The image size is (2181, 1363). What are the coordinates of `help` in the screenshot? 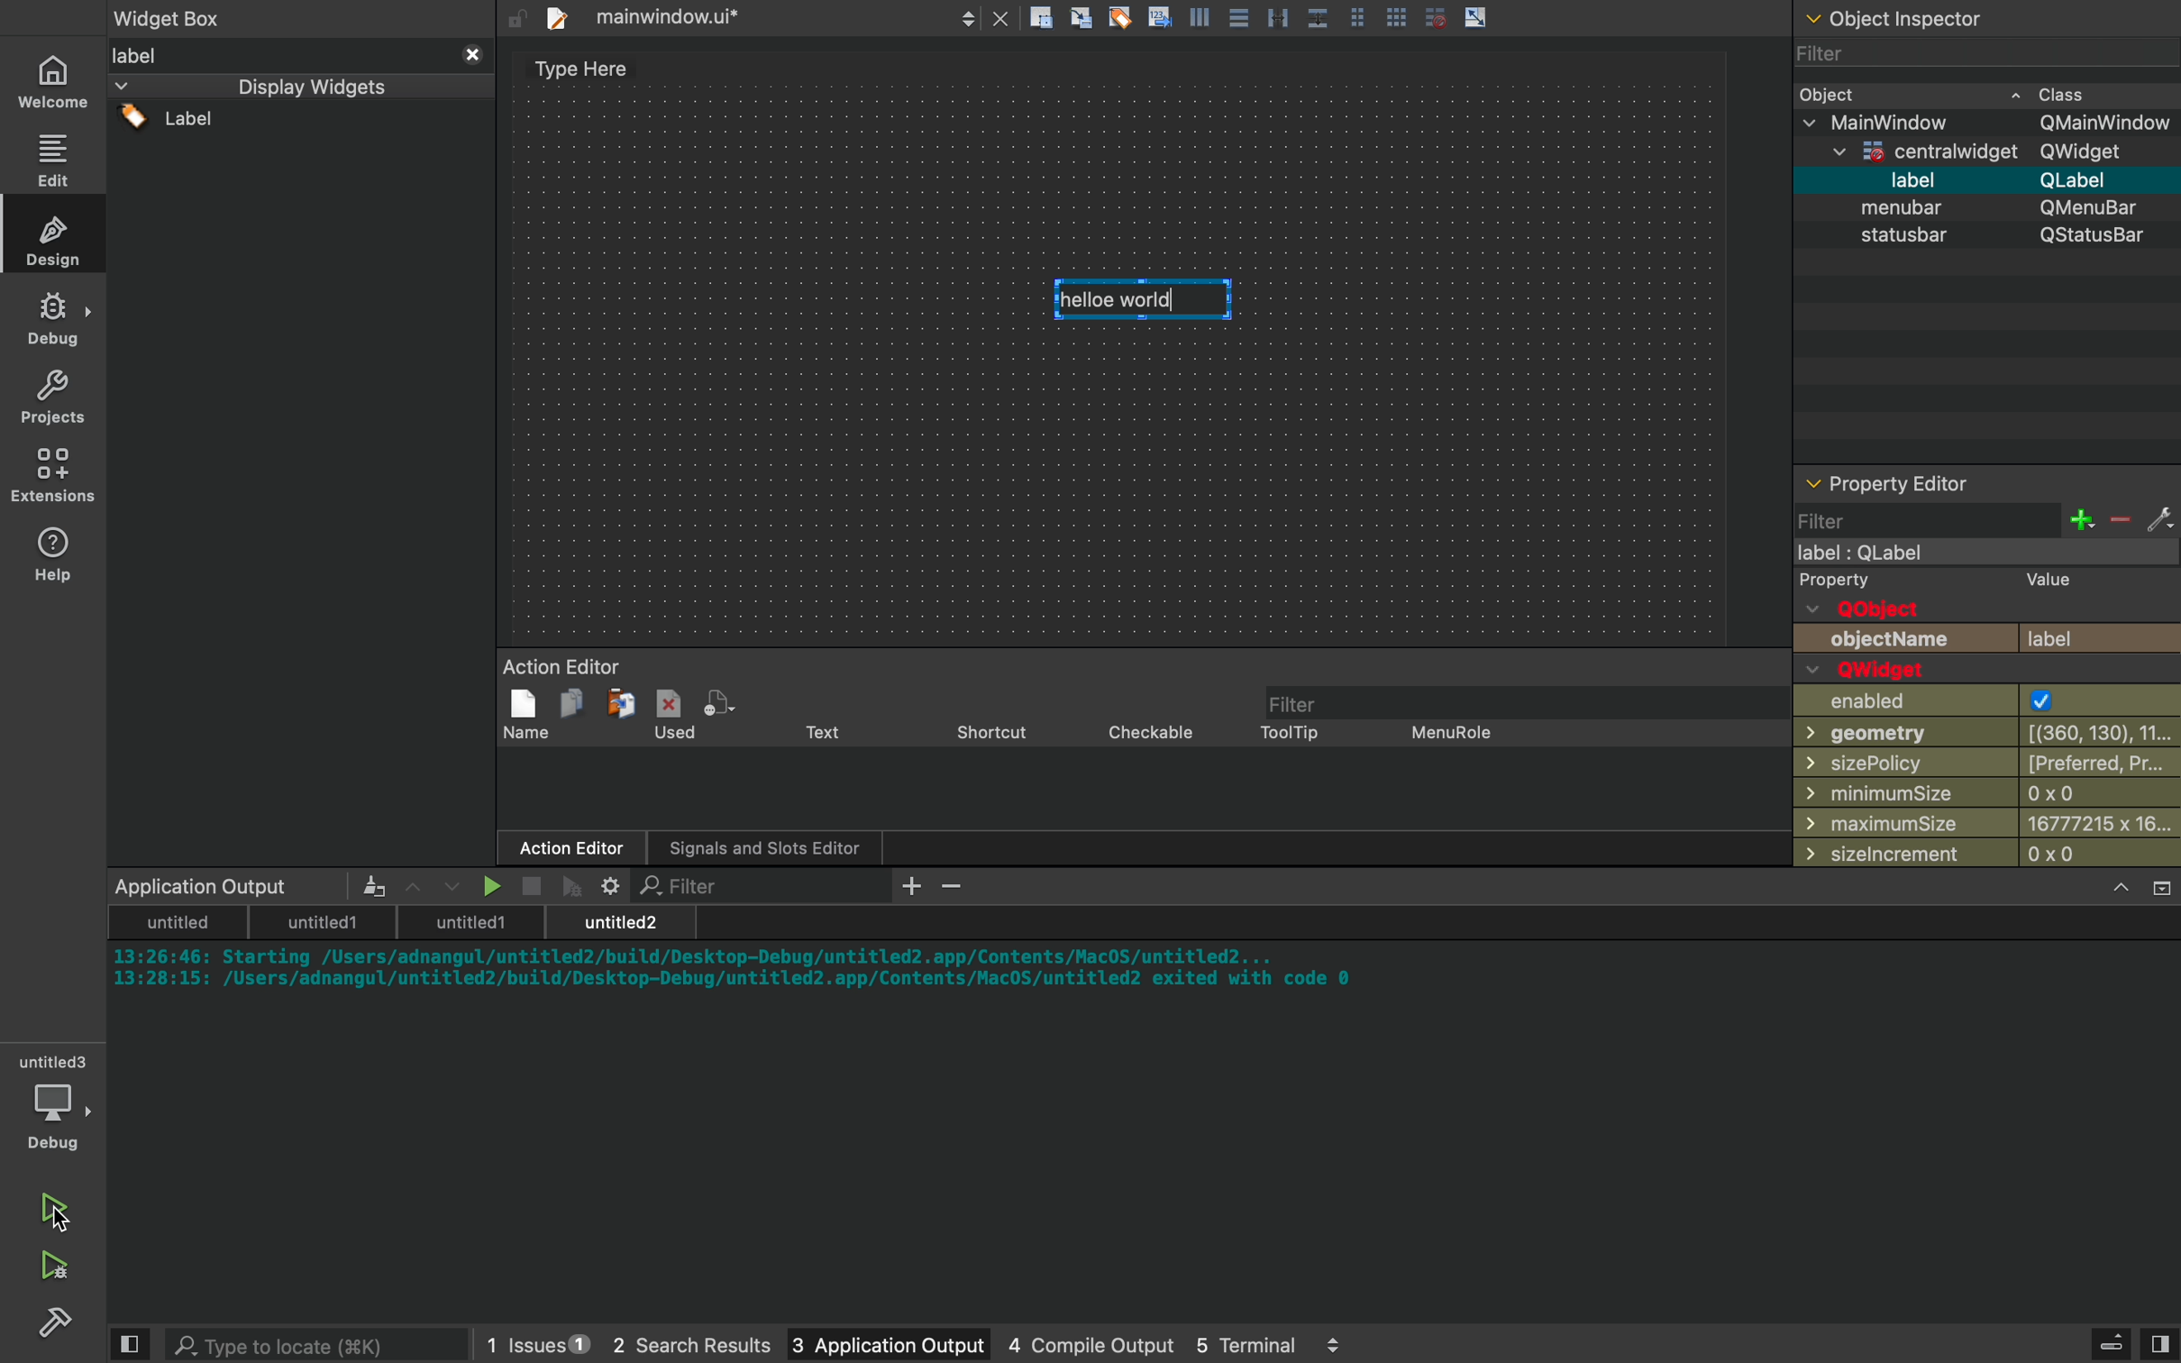 It's located at (54, 553).